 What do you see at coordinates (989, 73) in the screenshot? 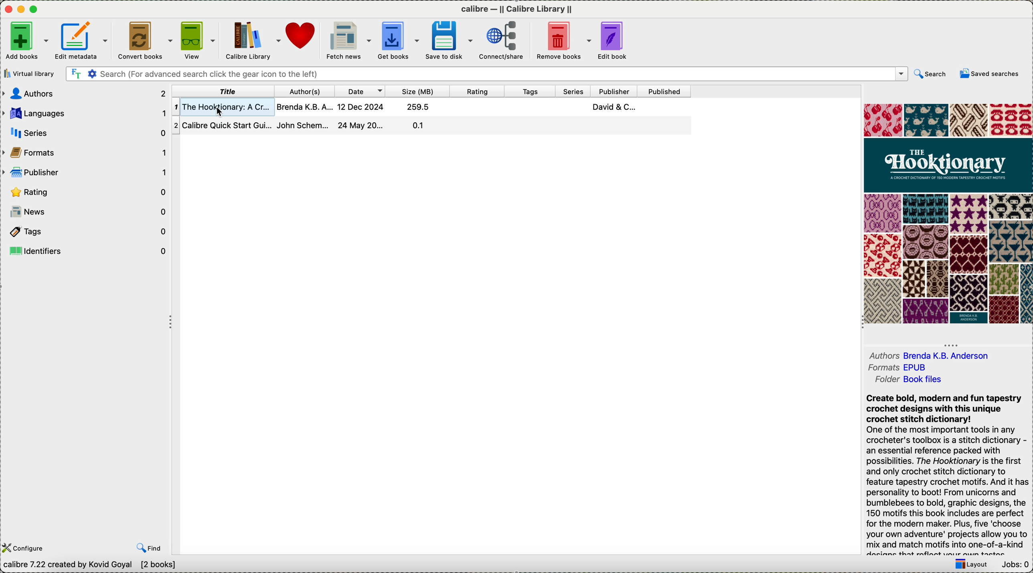
I see `saved searches` at bounding box center [989, 73].